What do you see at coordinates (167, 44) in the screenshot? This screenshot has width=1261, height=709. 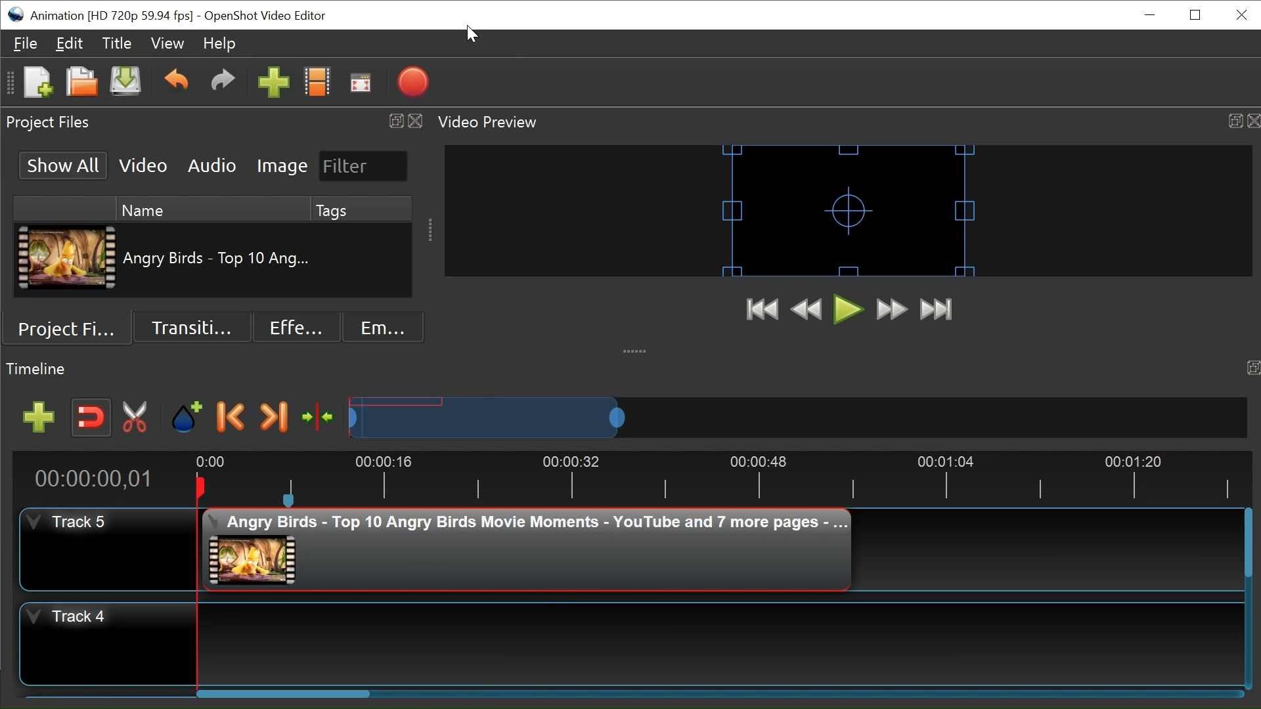 I see `View` at bounding box center [167, 44].